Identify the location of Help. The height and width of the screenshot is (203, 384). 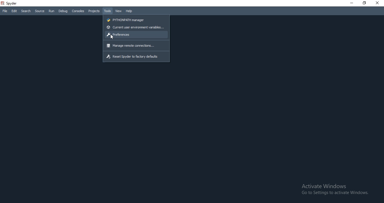
(129, 11).